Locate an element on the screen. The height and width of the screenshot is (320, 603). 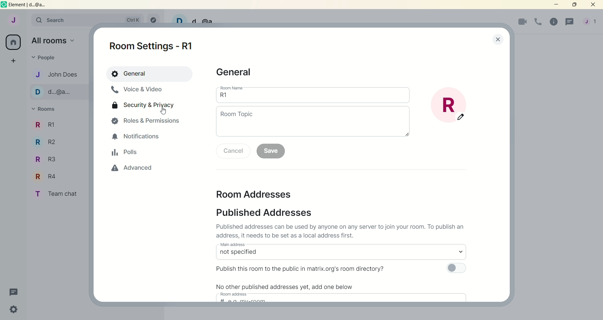
people is located at coordinates (44, 56).